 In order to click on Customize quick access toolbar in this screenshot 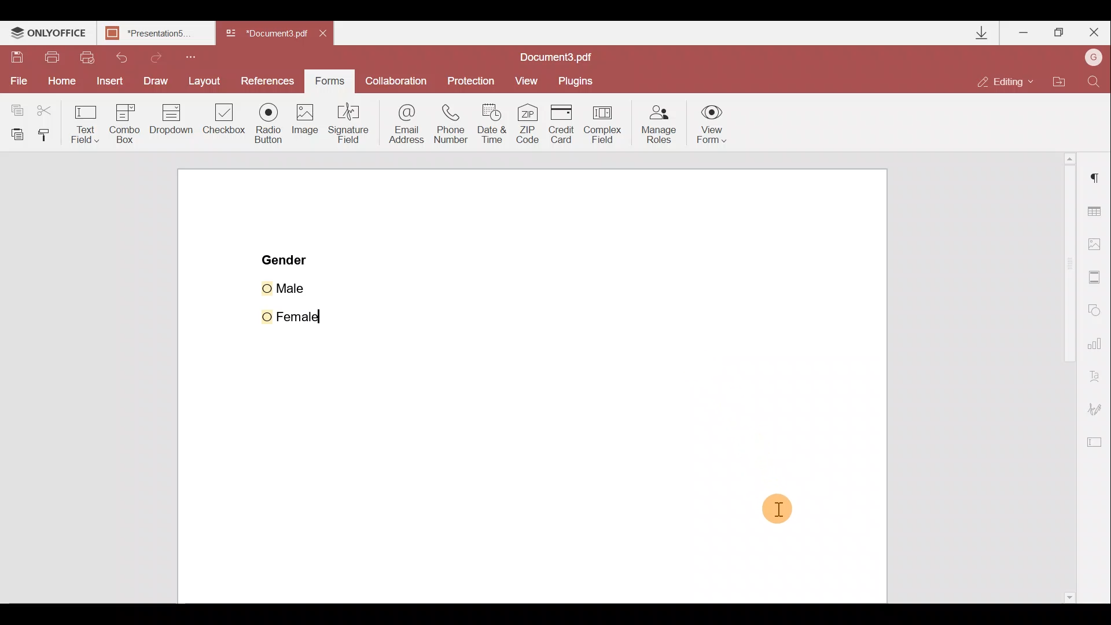, I will do `click(198, 56)`.